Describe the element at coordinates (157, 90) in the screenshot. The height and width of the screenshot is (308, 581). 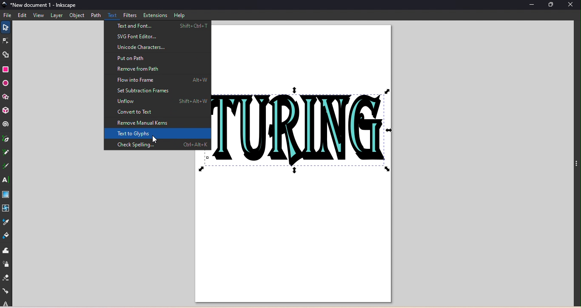
I see `Set subtraction frames` at that location.